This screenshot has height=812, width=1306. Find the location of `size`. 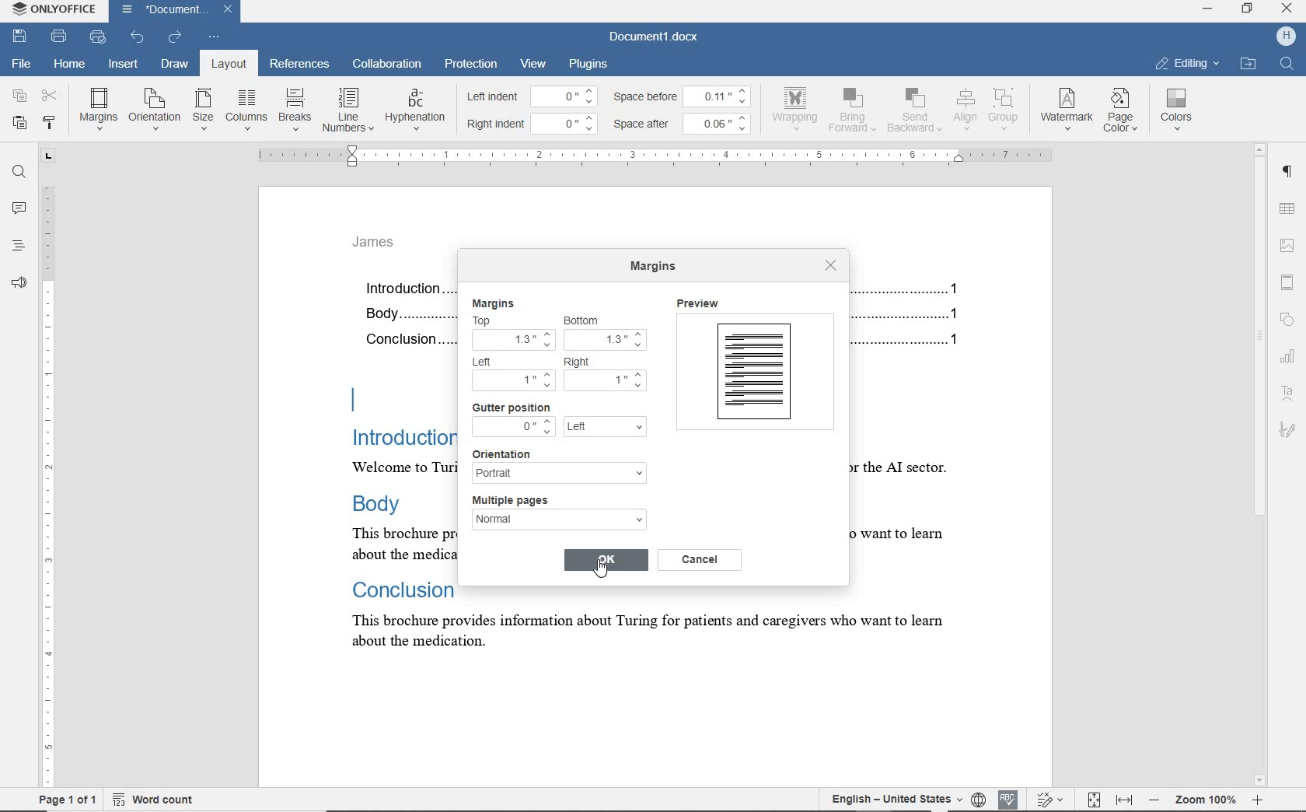

size is located at coordinates (203, 110).